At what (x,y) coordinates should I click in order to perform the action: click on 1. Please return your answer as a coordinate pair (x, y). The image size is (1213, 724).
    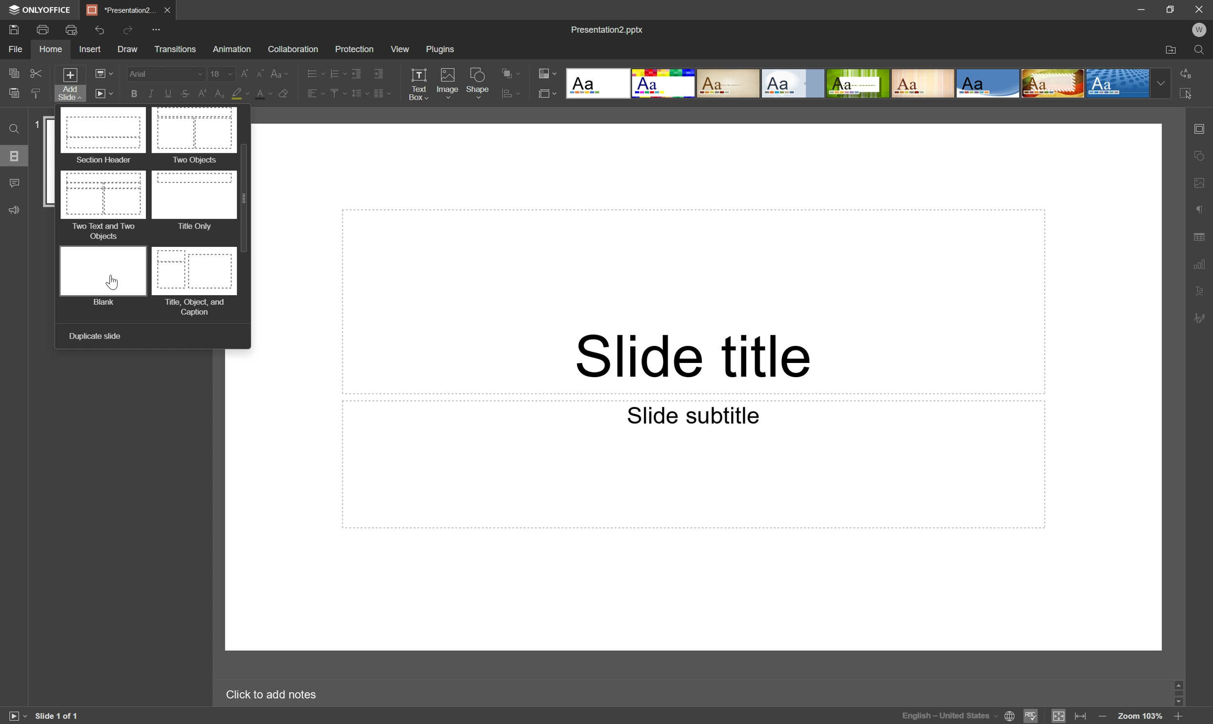
    Looking at the image, I should click on (37, 124).